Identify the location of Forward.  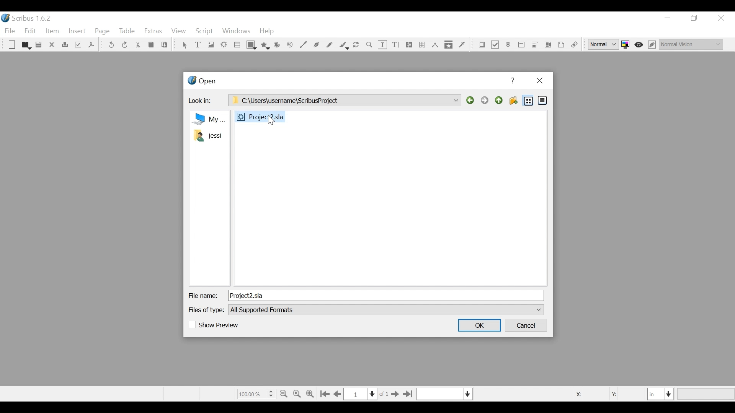
(486, 101).